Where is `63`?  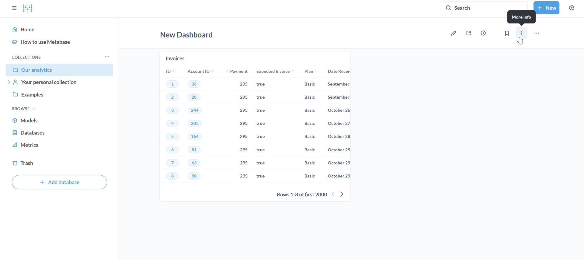 63 is located at coordinates (196, 163).